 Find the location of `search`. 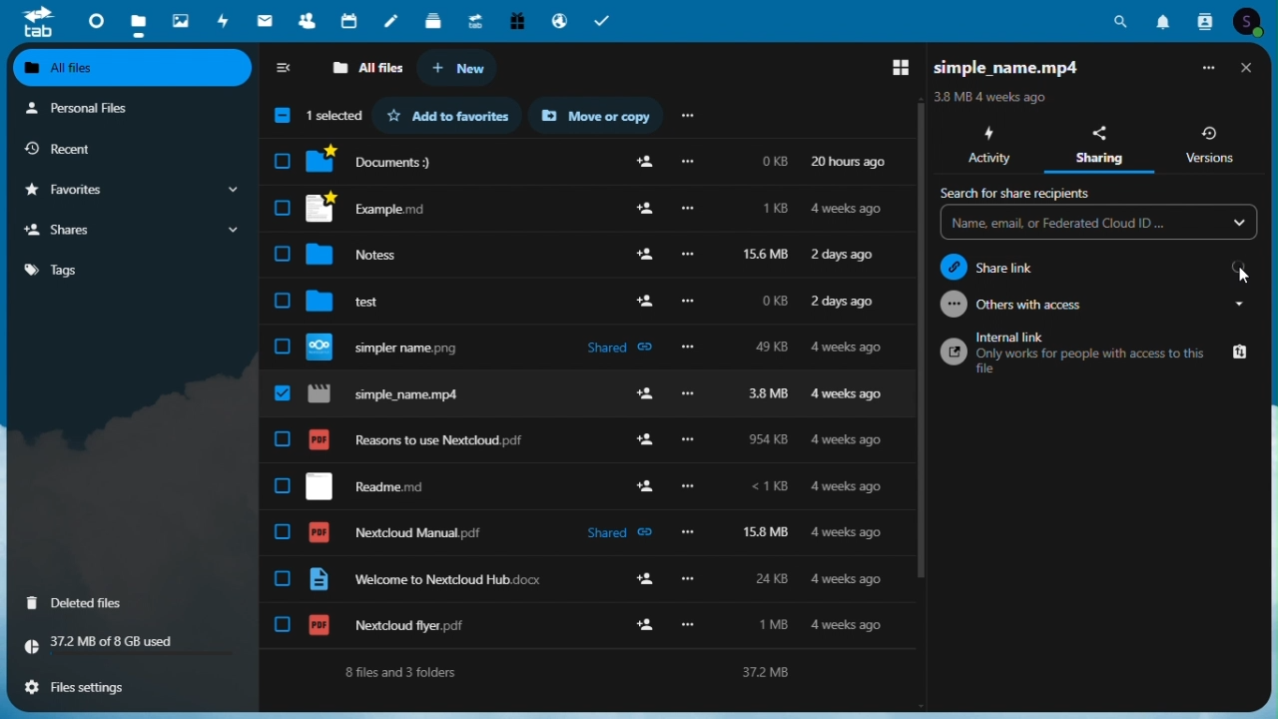

search is located at coordinates (1022, 194).